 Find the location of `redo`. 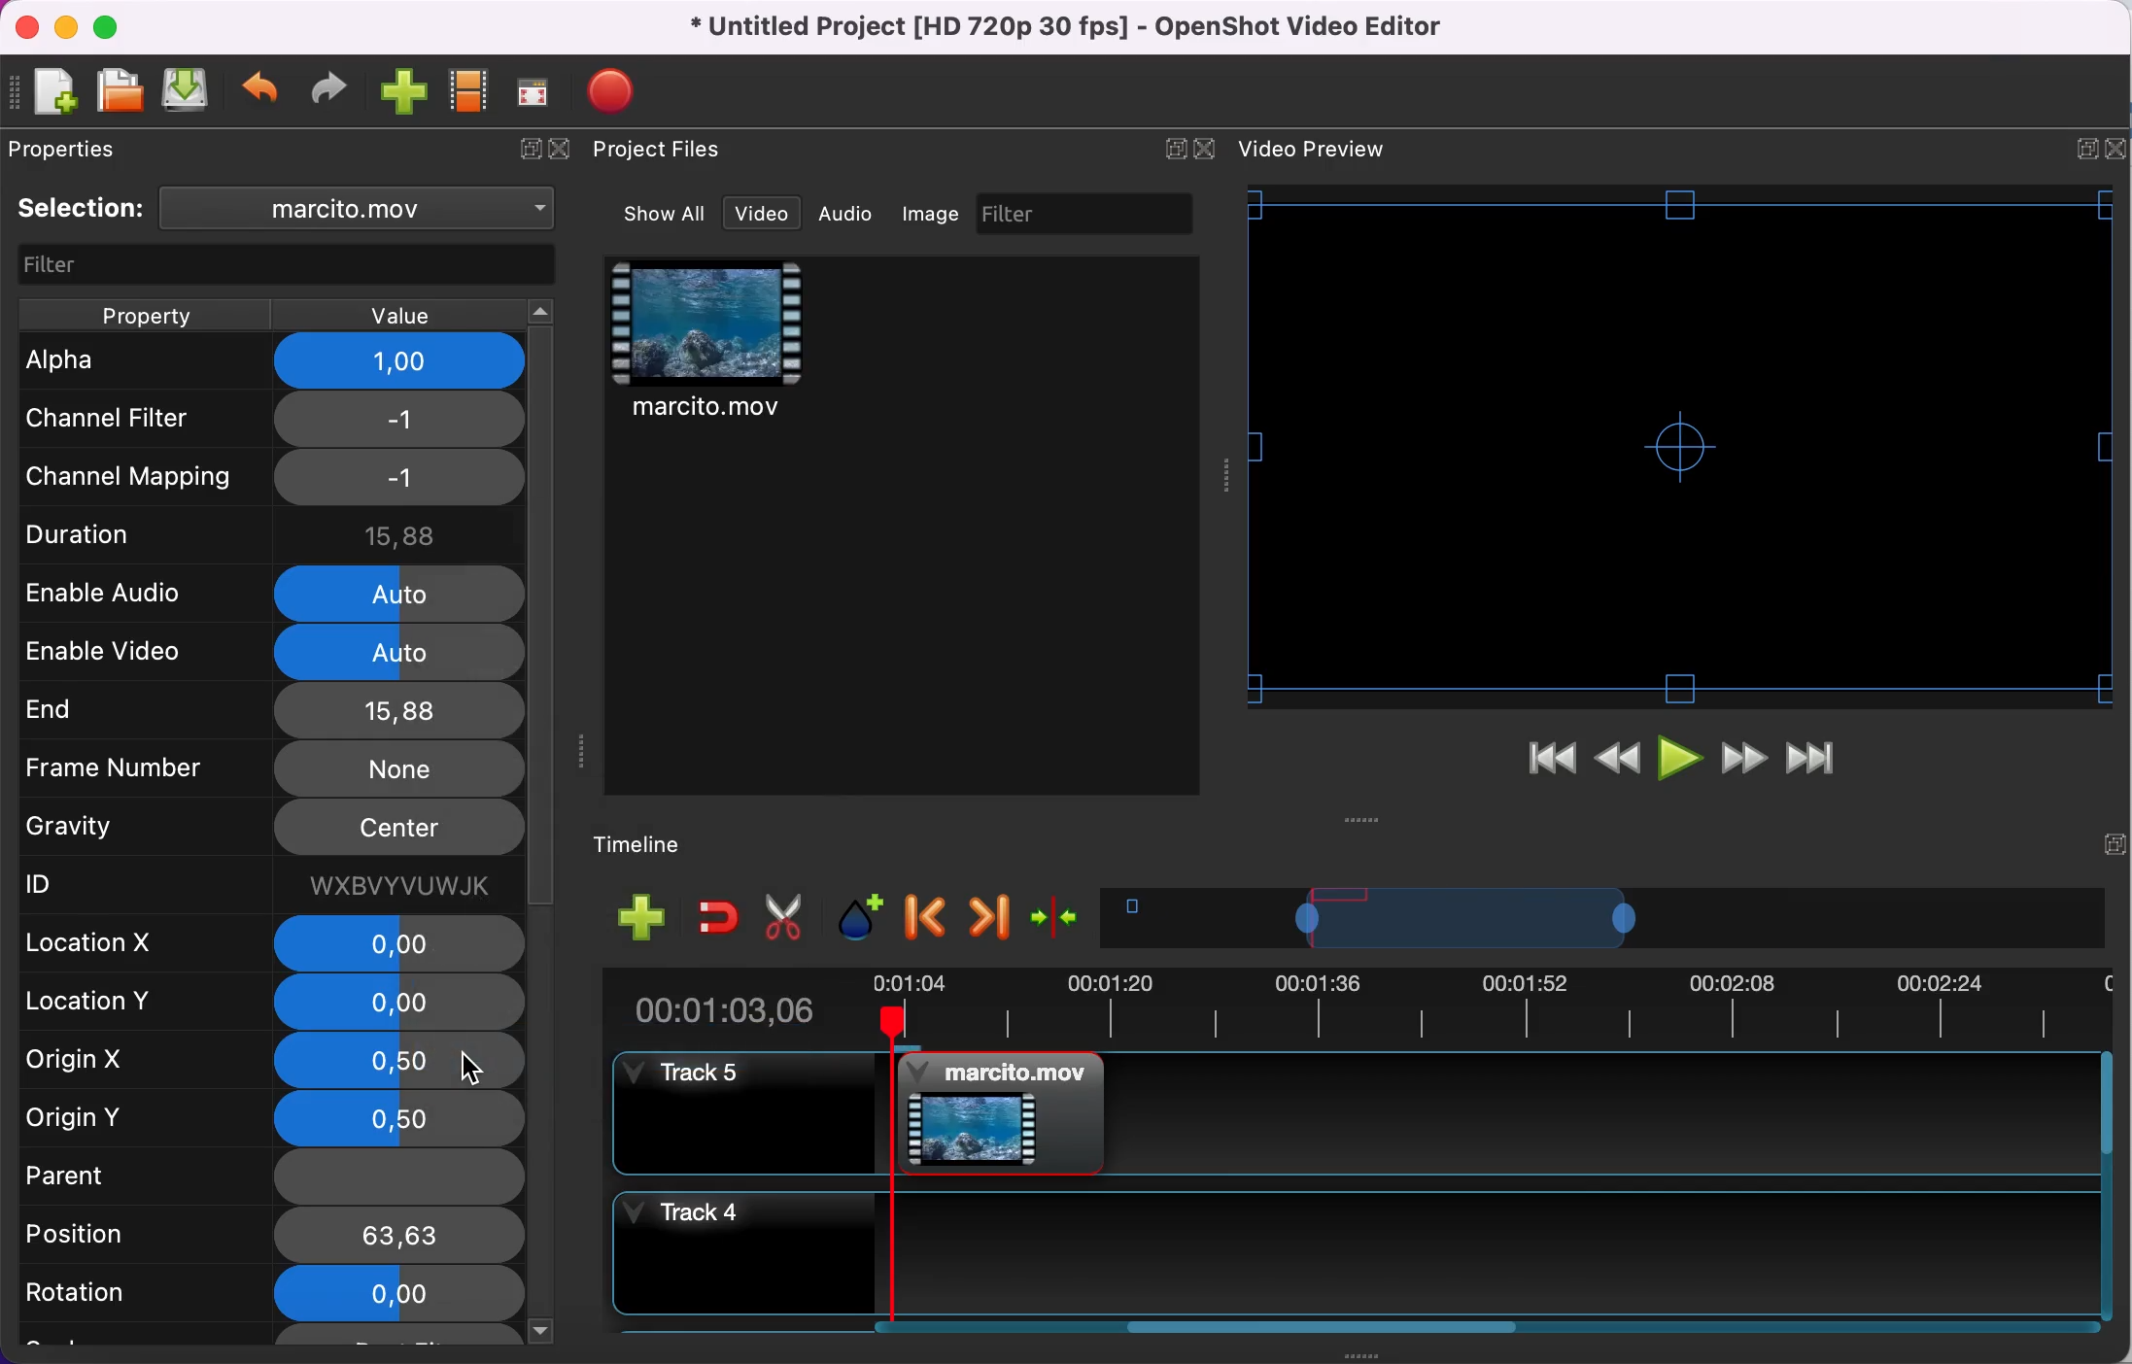

redo is located at coordinates (329, 89).